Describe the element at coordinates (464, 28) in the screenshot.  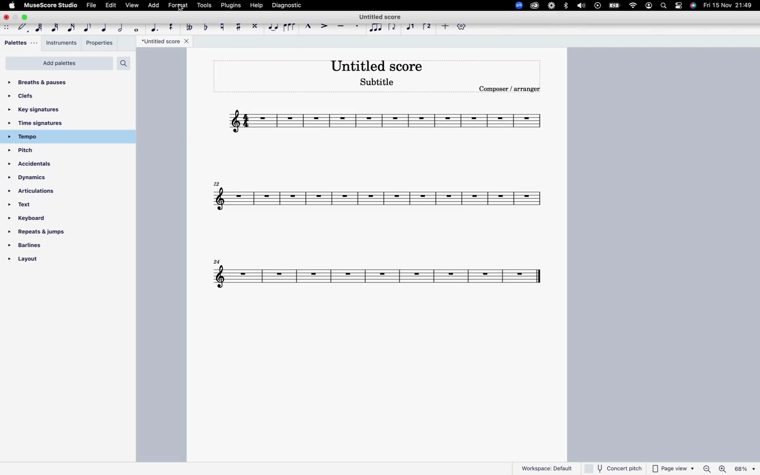
I see `settings` at that location.